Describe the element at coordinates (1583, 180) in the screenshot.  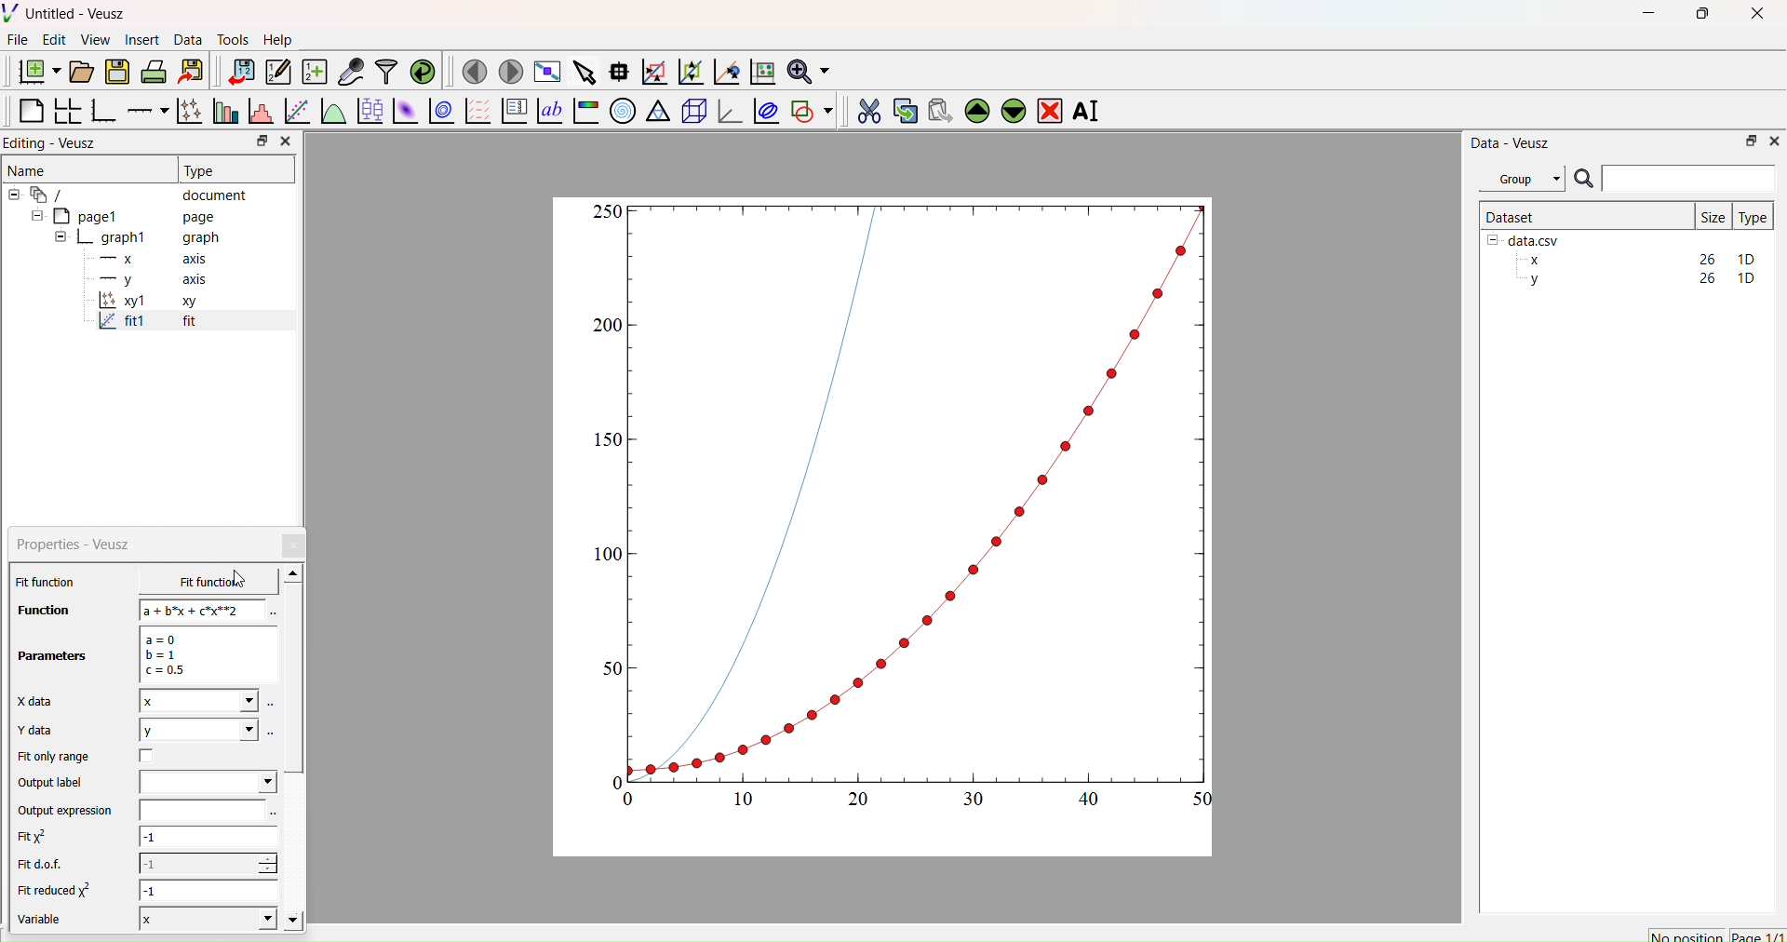
I see `Search` at that location.